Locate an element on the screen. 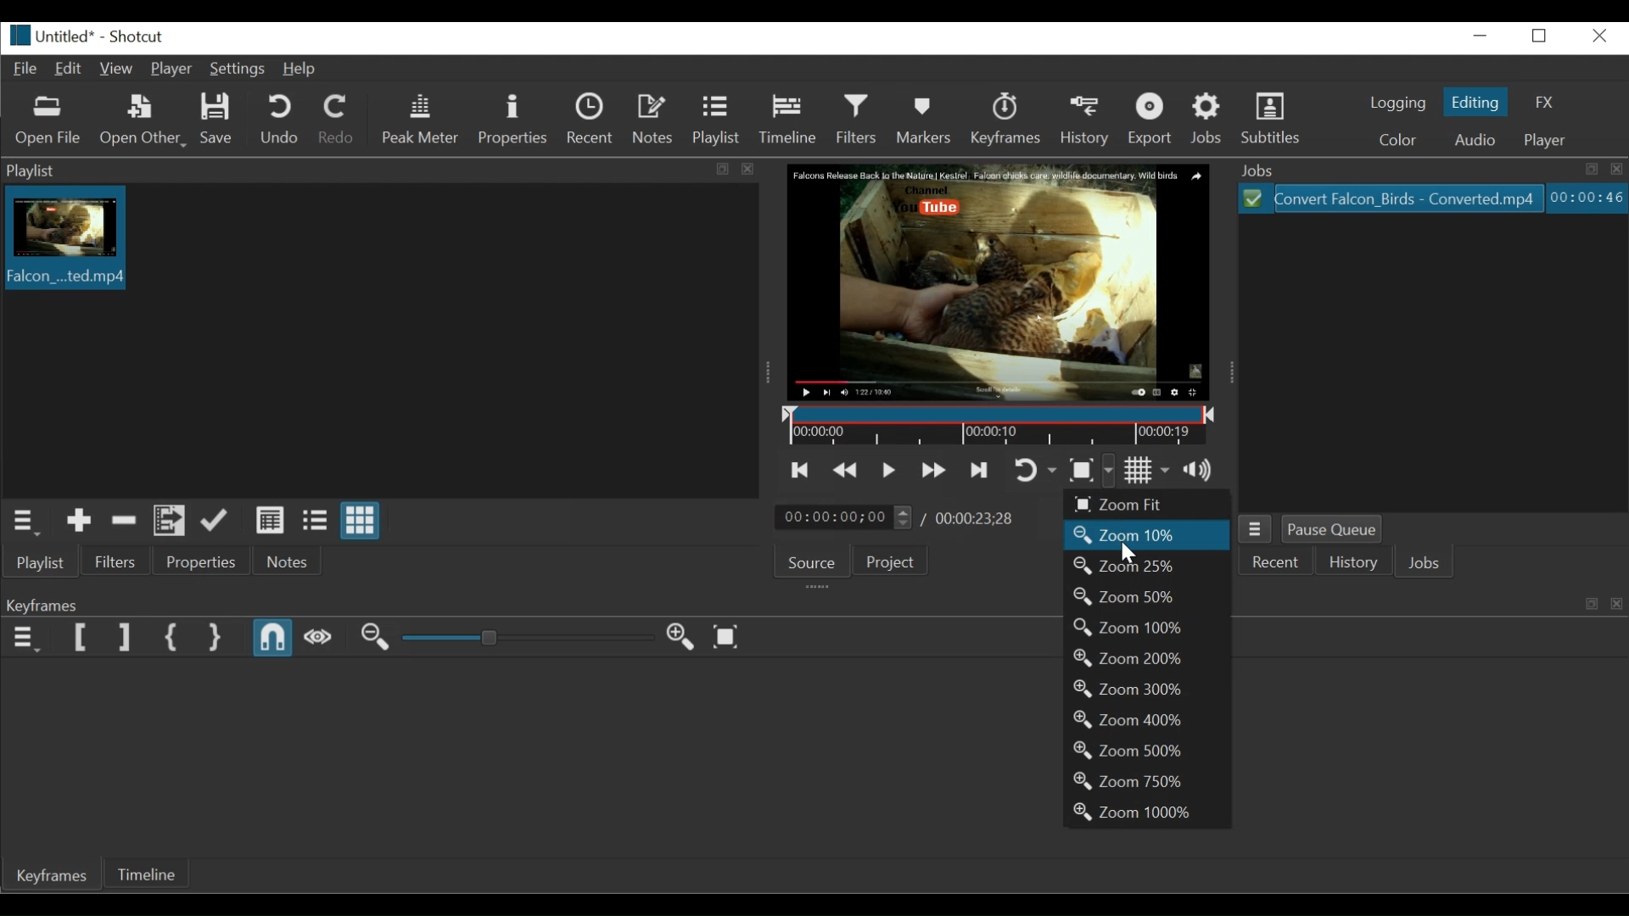 The width and height of the screenshot is (1629, 916). Playlist is located at coordinates (42, 561).